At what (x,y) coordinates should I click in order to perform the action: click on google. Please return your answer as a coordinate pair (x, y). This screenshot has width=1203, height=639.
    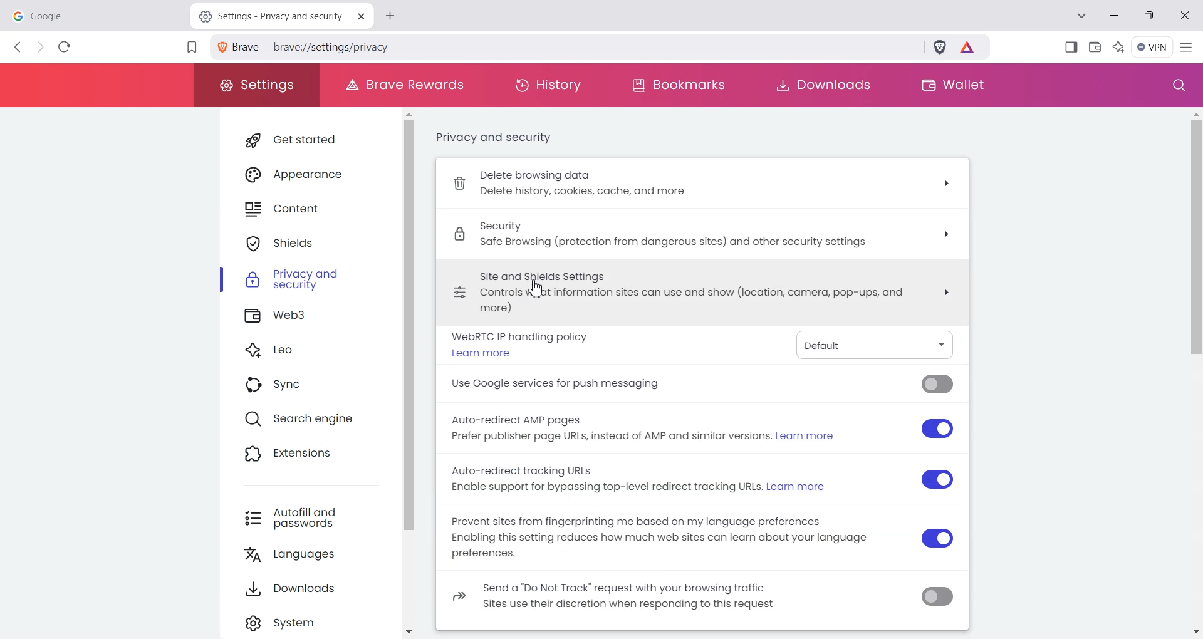
    Looking at the image, I should click on (94, 14).